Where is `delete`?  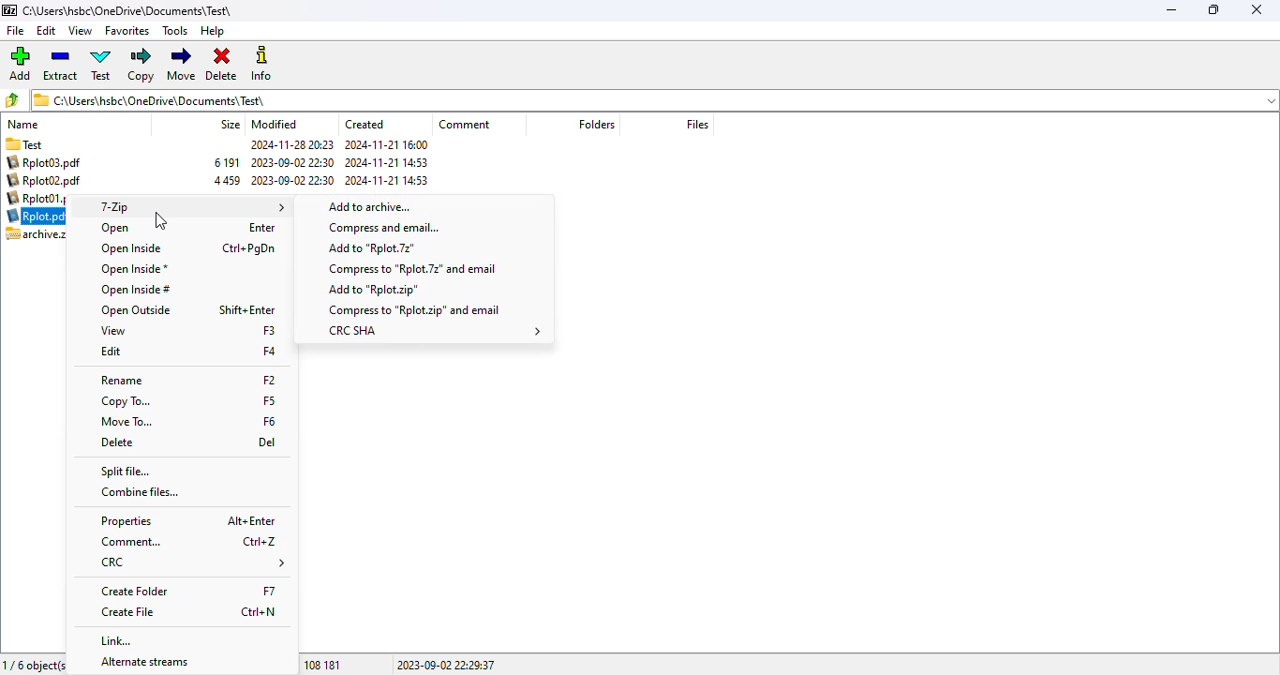
delete is located at coordinates (221, 65).